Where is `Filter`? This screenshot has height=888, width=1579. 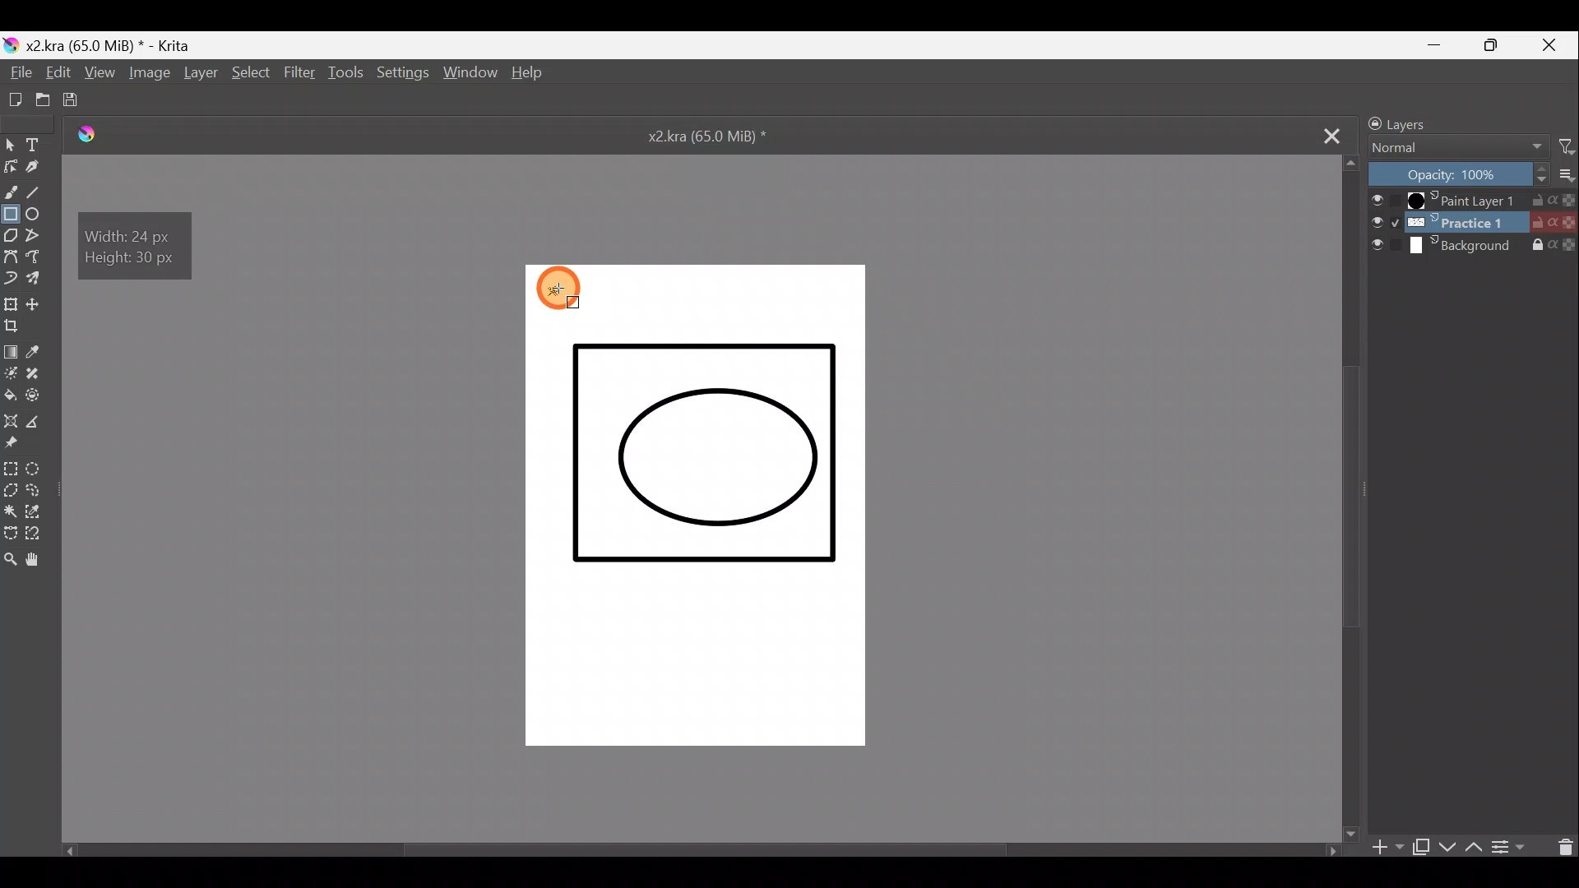
Filter is located at coordinates (1567, 144).